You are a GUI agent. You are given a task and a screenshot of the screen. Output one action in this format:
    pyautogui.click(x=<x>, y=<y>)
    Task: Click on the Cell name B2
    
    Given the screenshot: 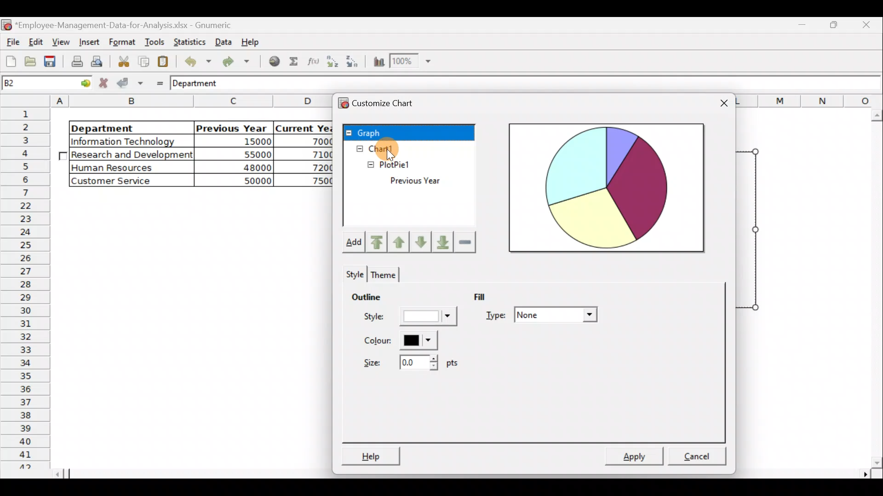 What is the action you would take?
    pyautogui.click(x=31, y=84)
    